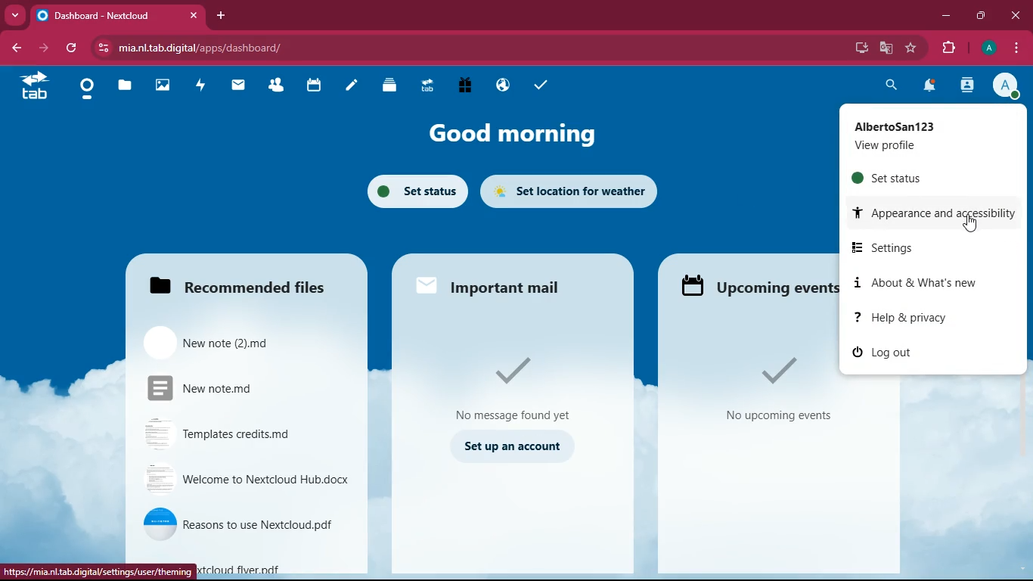  What do you see at coordinates (1008, 86) in the screenshot?
I see `profile` at bounding box center [1008, 86].